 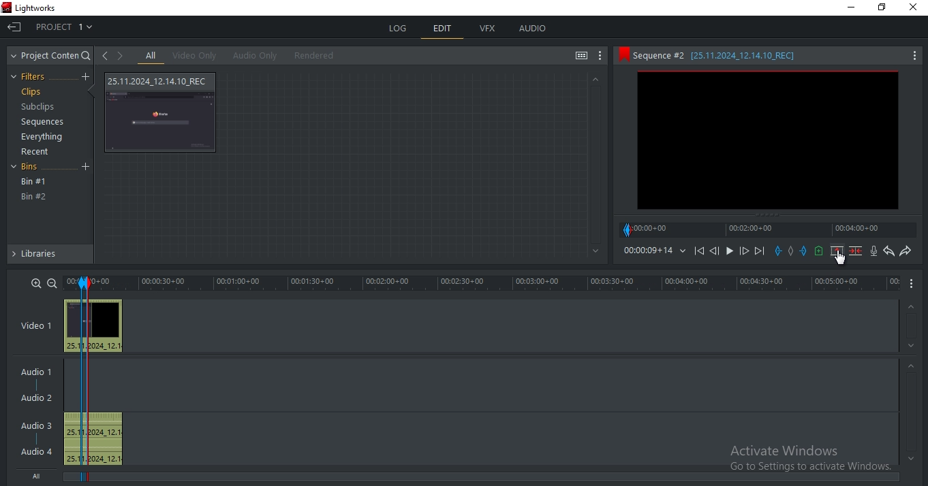 I want to click on All, so click(x=40, y=477).